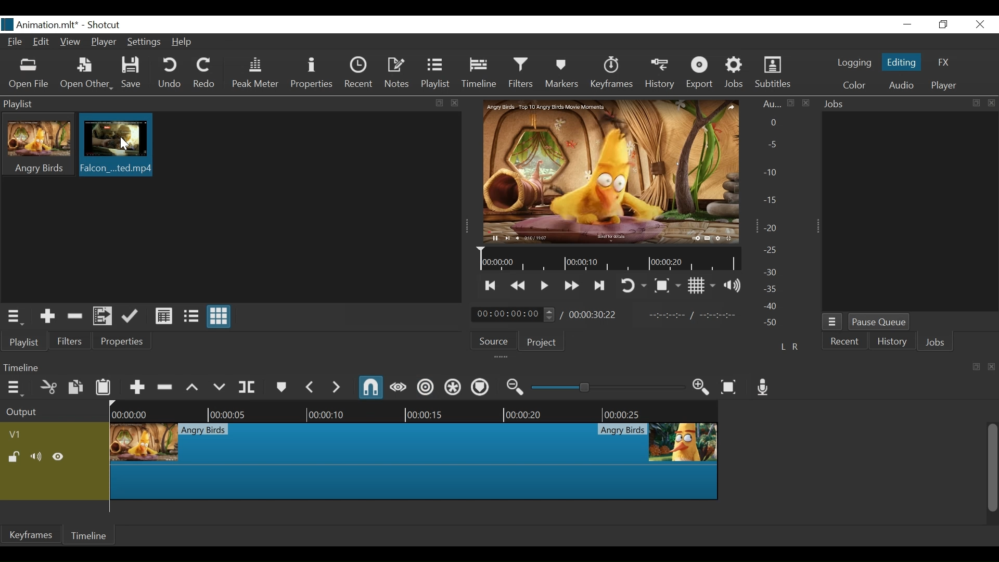 The width and height of the screenshot is (999, 562). I want to click on Audio, so click(900, 85).